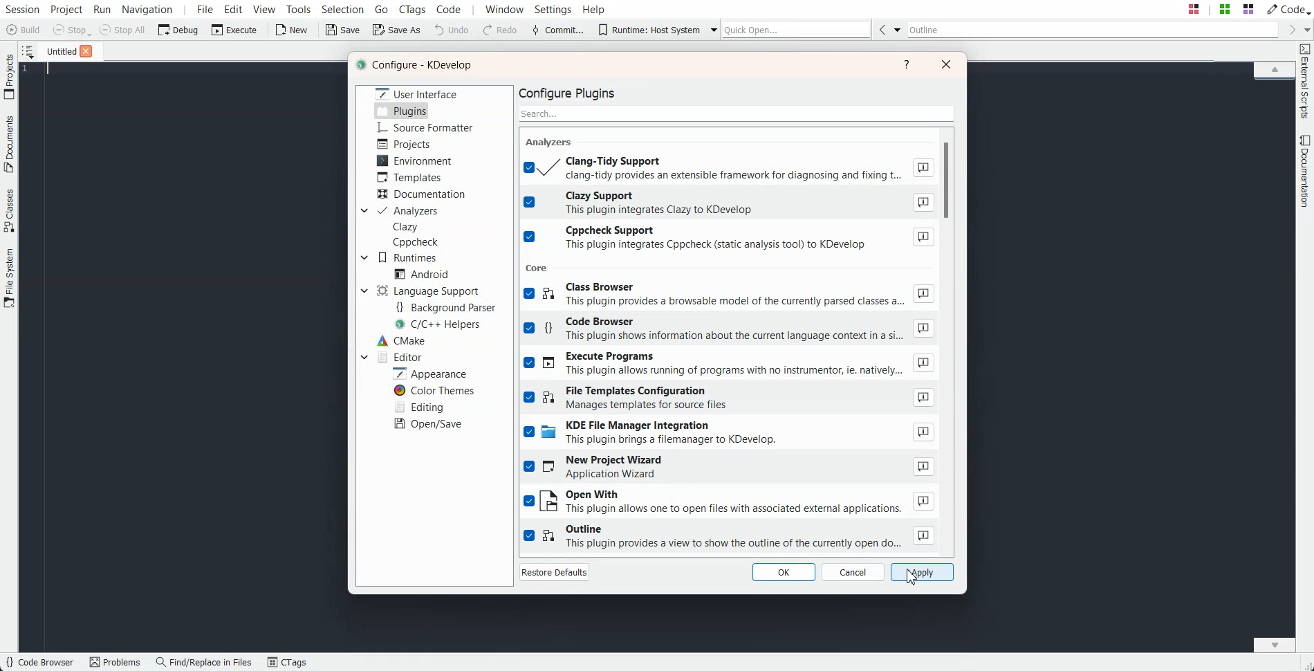  Describe the element at coordinates (409, 177) in the screenshot. I see `Templates` at that location.